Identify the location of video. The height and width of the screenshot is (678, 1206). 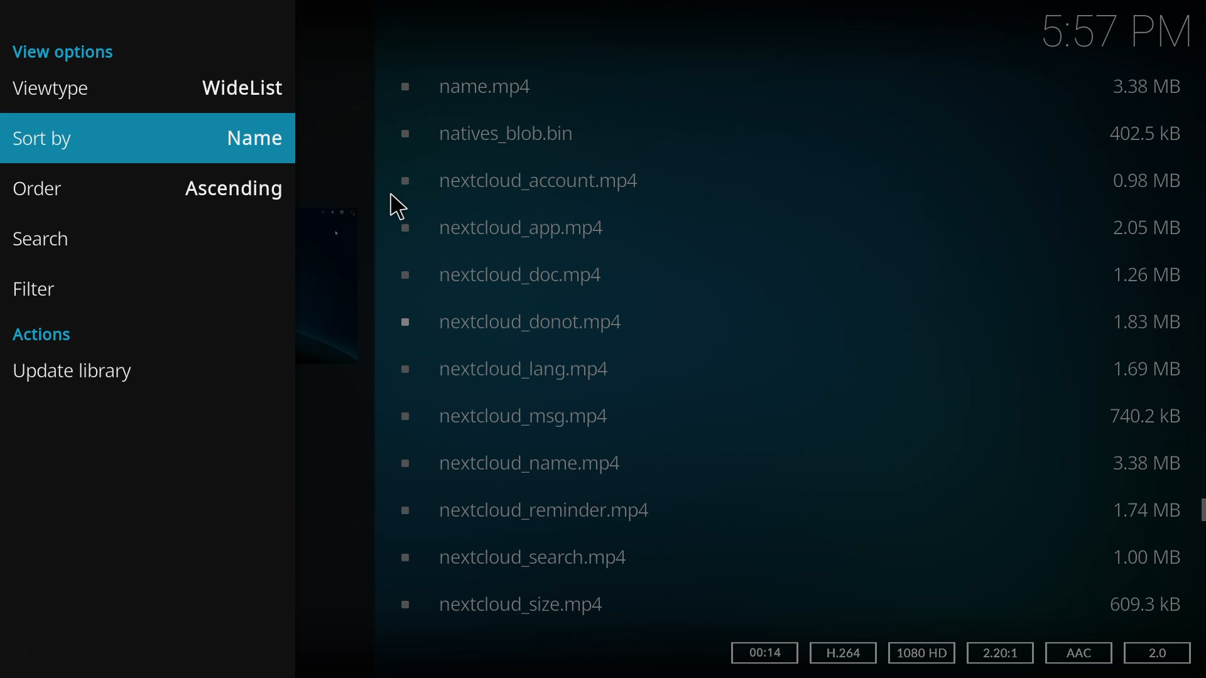
(513, 180).